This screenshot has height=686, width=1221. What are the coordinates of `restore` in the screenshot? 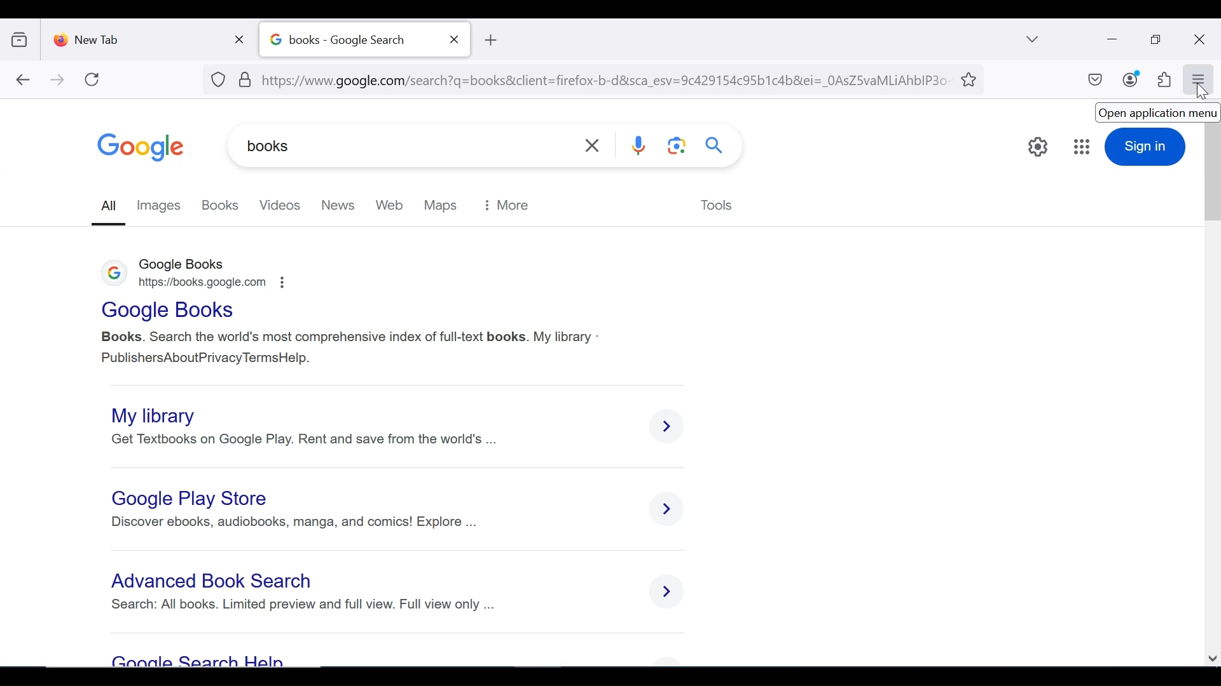 It's located at (1157, 40).